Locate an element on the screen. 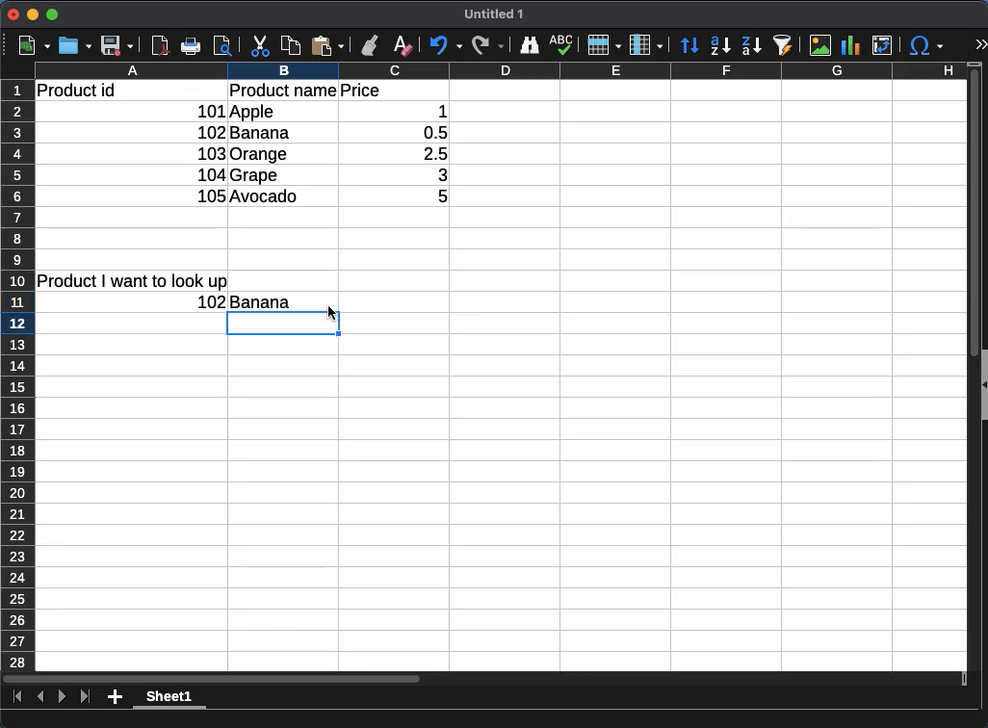 This screenshot has width=988, height=728. 0.5 is located at coordinates (429, 133).